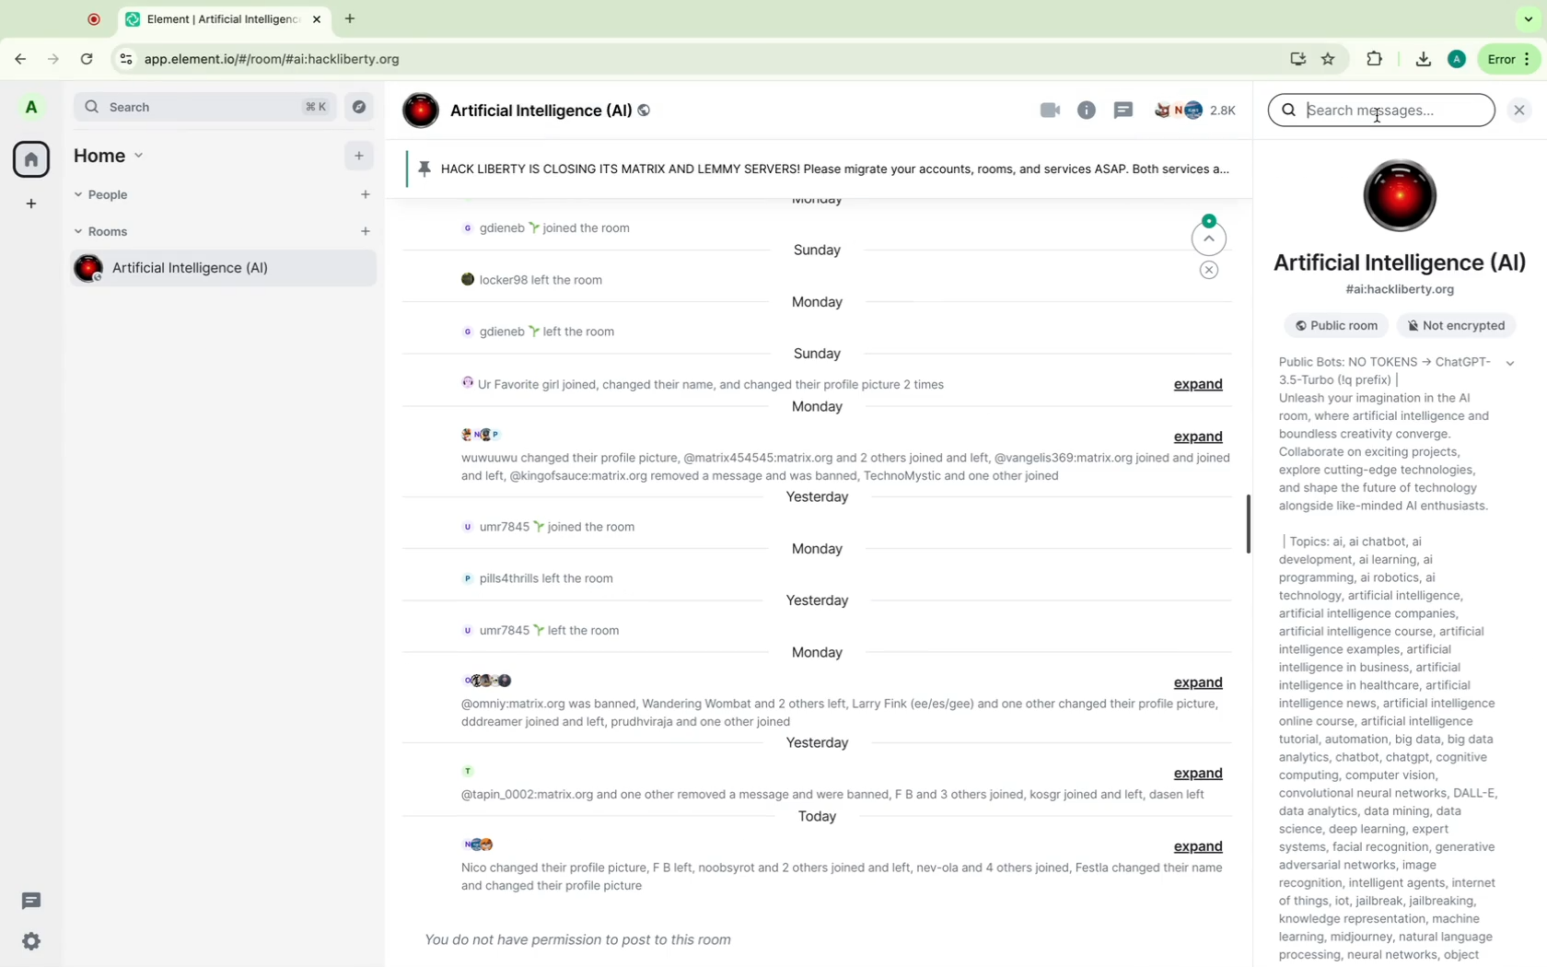 This screenshot has height=967, width=1547. Describe the element at coordinates (1088, 110) in the screenshot. I see `room info` at that location.